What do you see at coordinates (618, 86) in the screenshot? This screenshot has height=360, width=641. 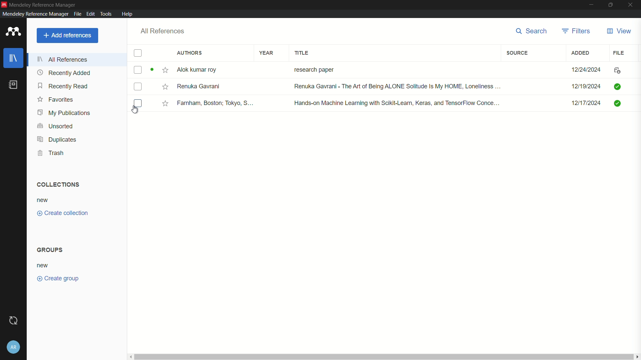 I see `FIle uploaded` at bounding box center [618, 86].